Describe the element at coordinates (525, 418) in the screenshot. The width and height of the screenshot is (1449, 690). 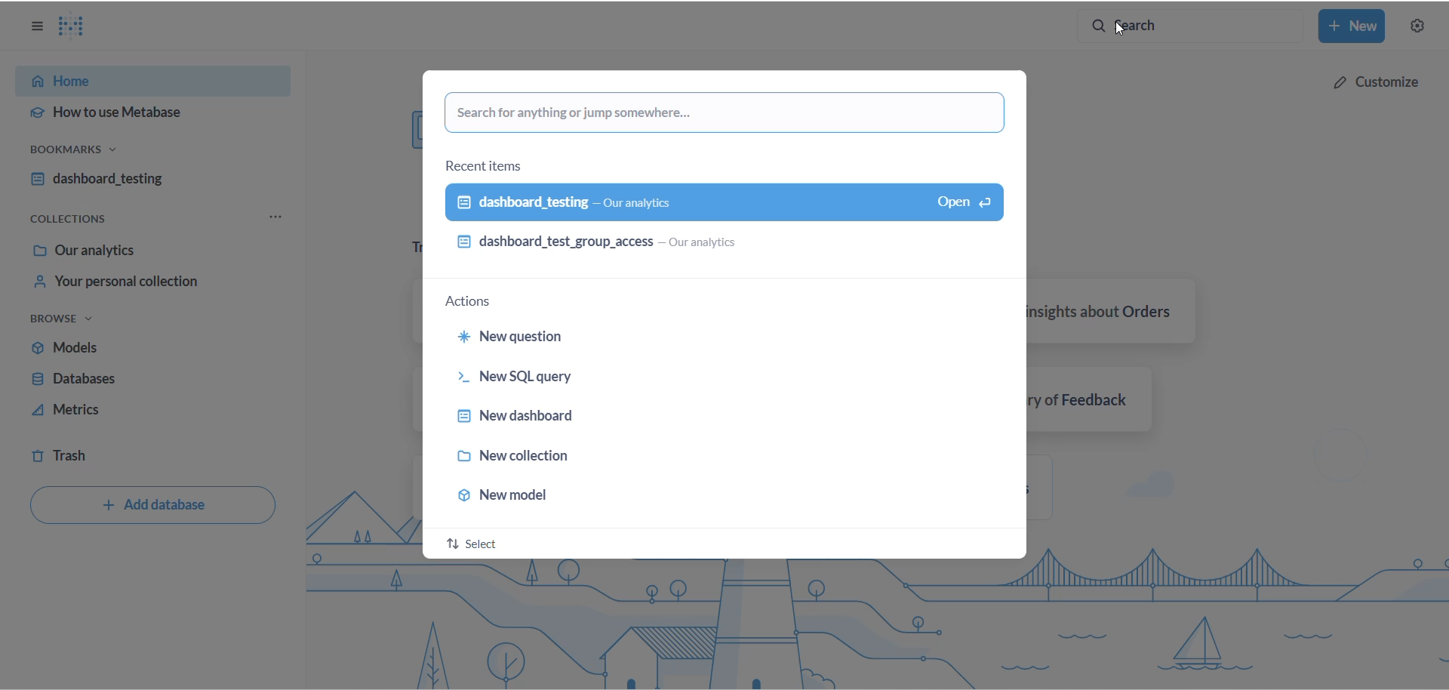
I see `new dashboard` at that location.